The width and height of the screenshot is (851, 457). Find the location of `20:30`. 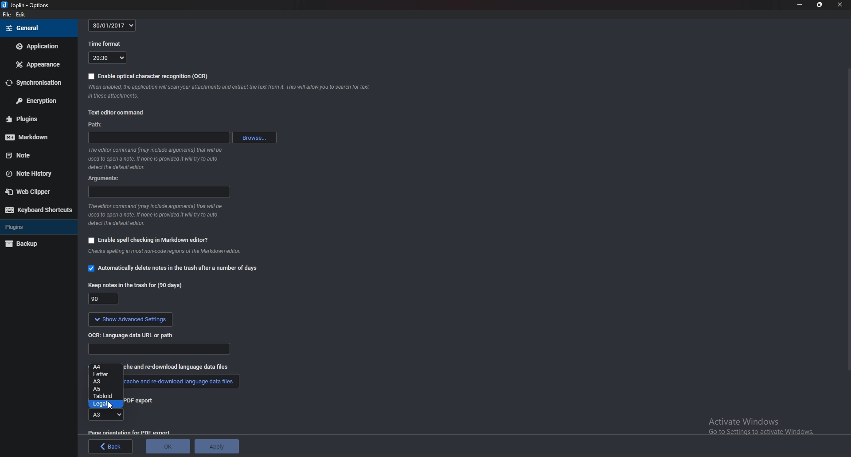

20:30 is located at coordinates (107, 58).